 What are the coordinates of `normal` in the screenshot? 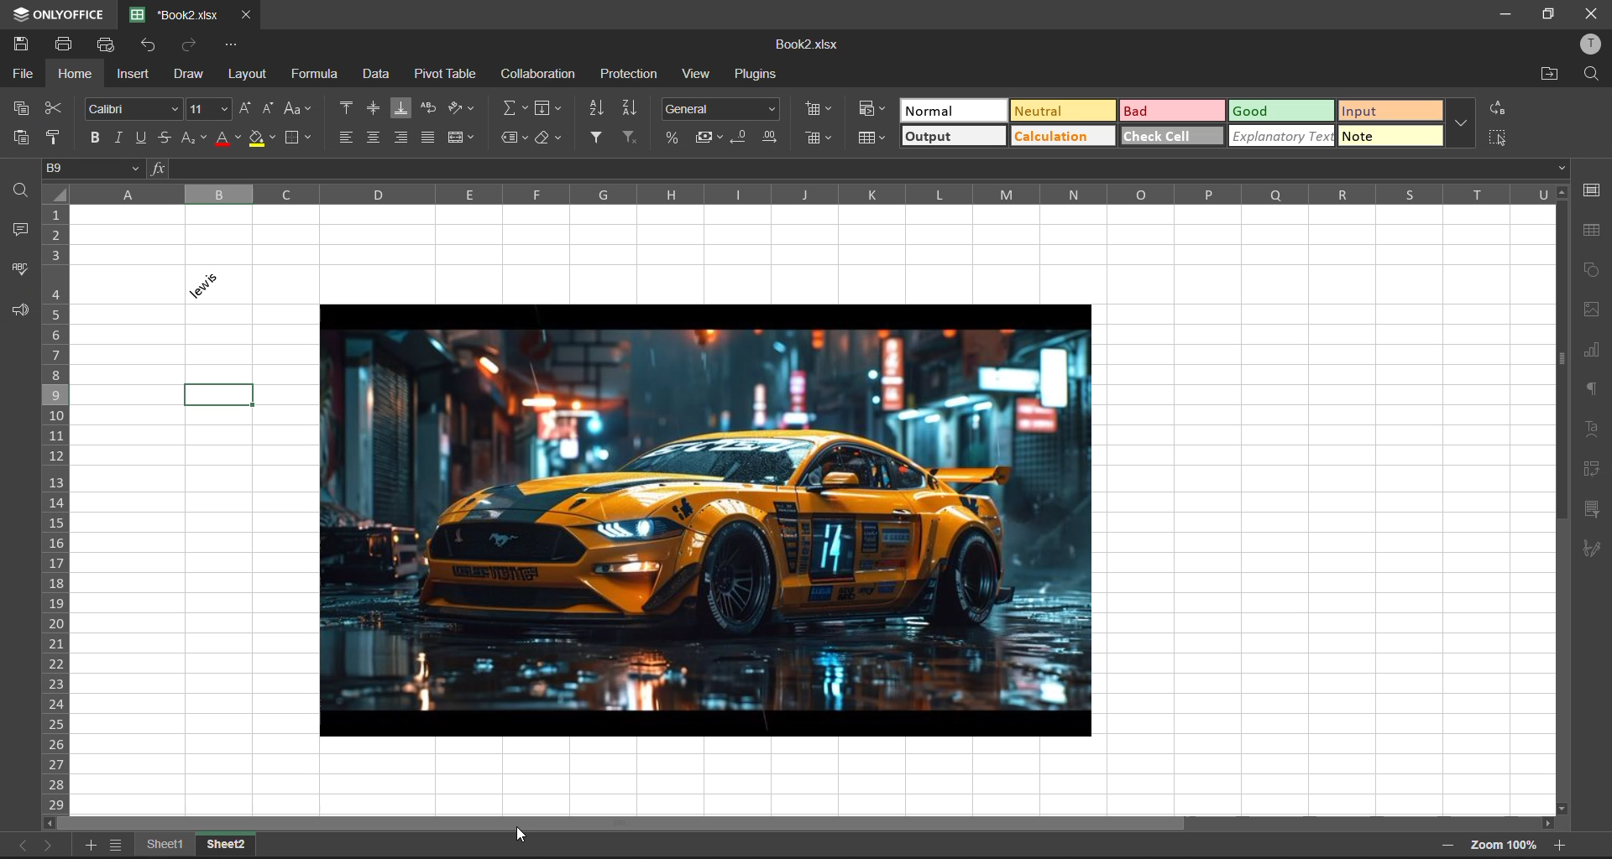 It's located at (950, 111).